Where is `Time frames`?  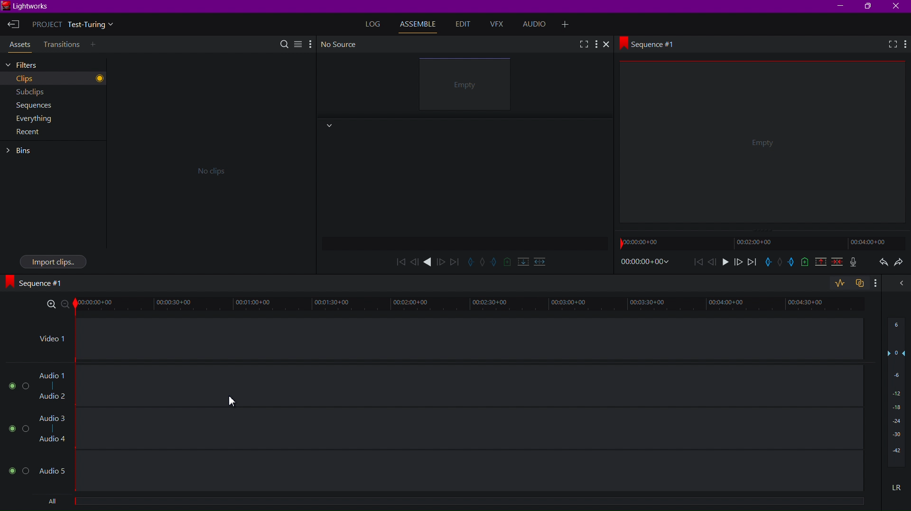 Time frames is located at coordinates (756, 243).